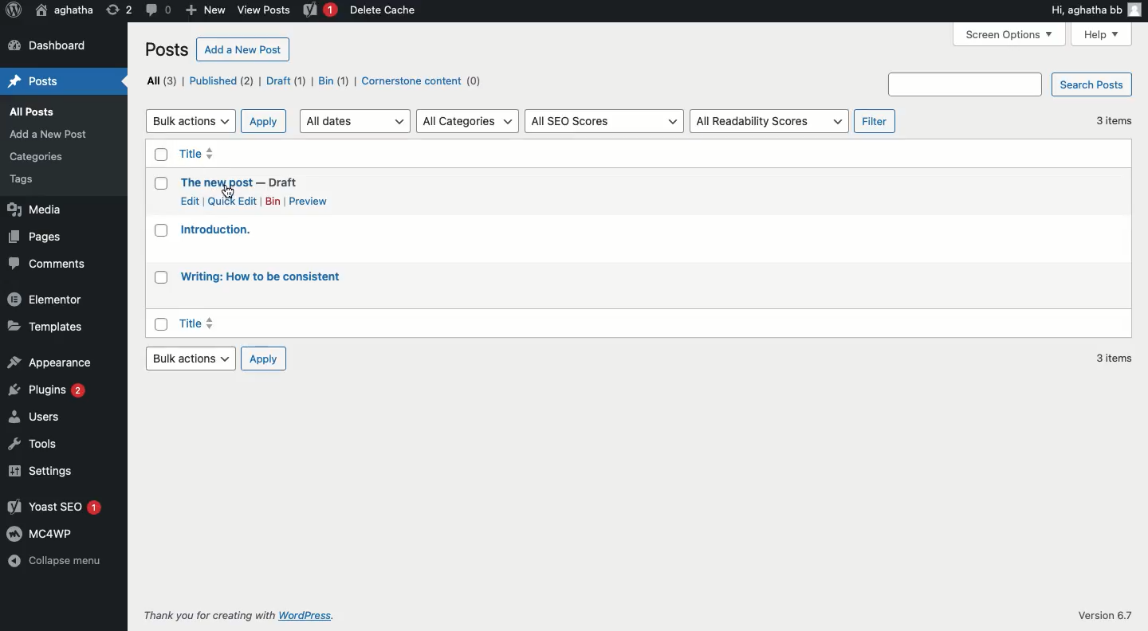 The height and width of the screenshot is (631, 1148). I want to click on mcawp, so click(47, 534).